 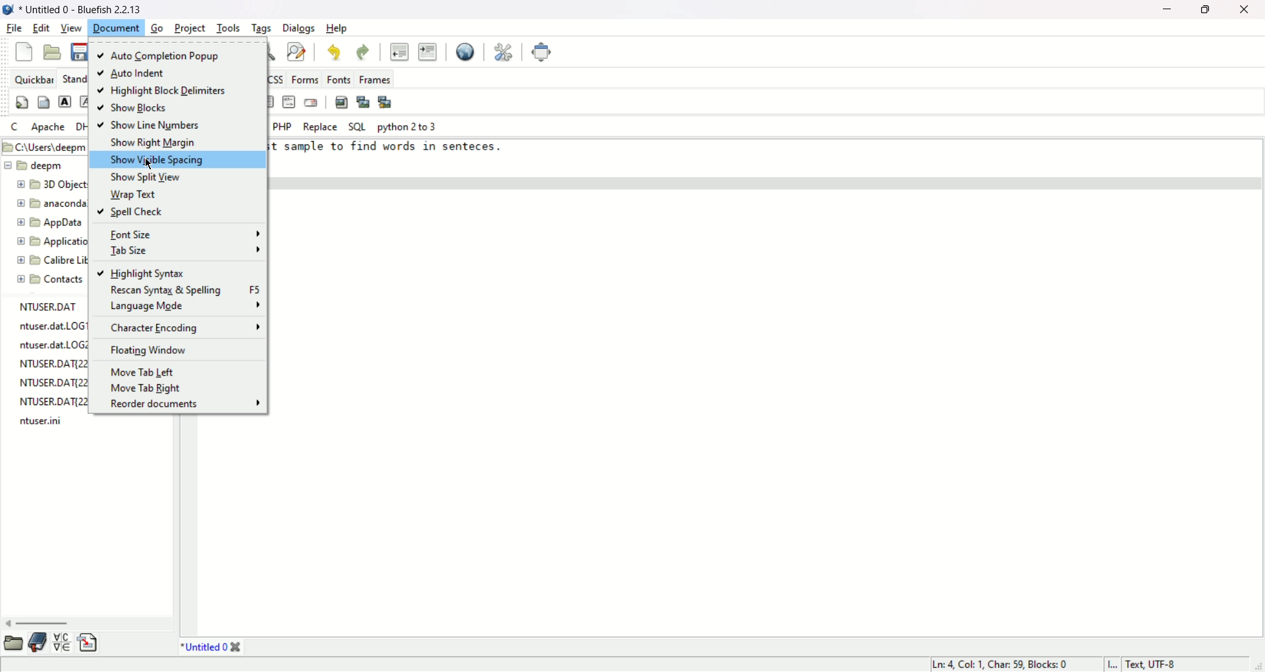 What do you see at coordinates (23, 53) in the screenshot?
I see `new` at bounding box center [23, 53].